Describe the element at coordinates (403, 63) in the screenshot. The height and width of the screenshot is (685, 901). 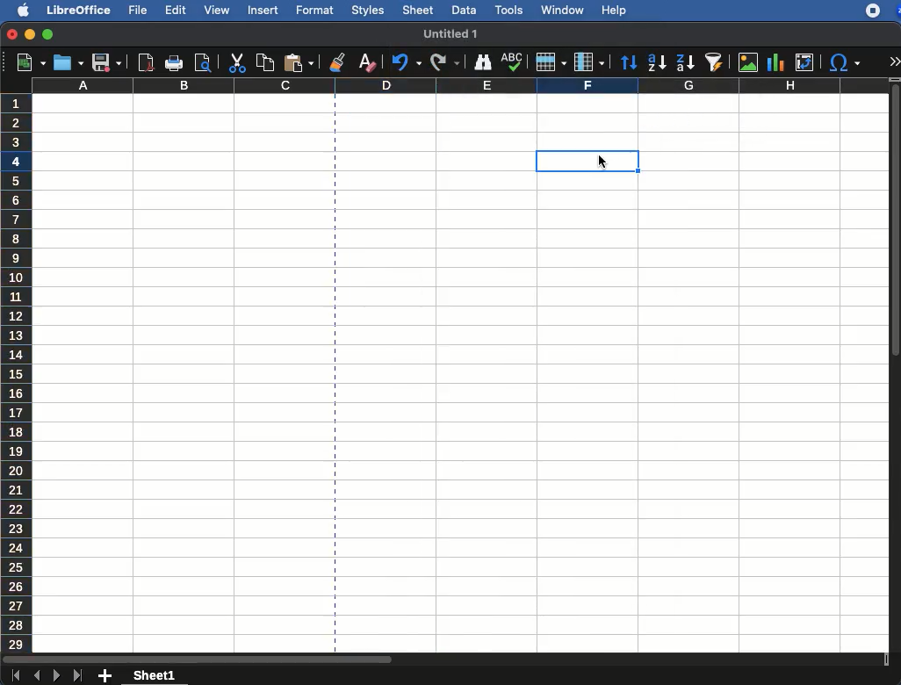
I see `undo` at that location.